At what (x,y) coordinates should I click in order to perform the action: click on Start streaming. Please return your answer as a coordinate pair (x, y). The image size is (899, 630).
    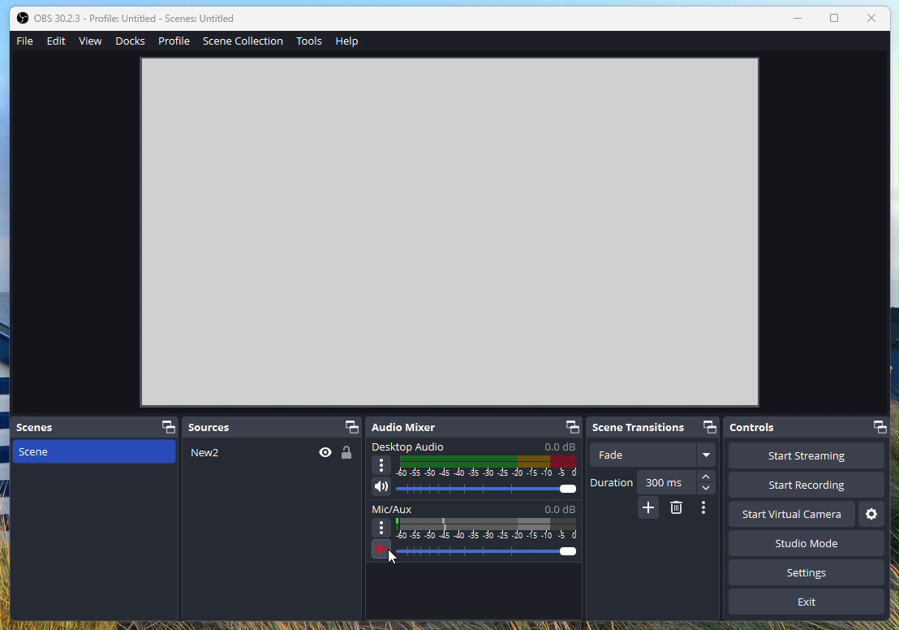
    Looking at the image, I should click on (807, 455).